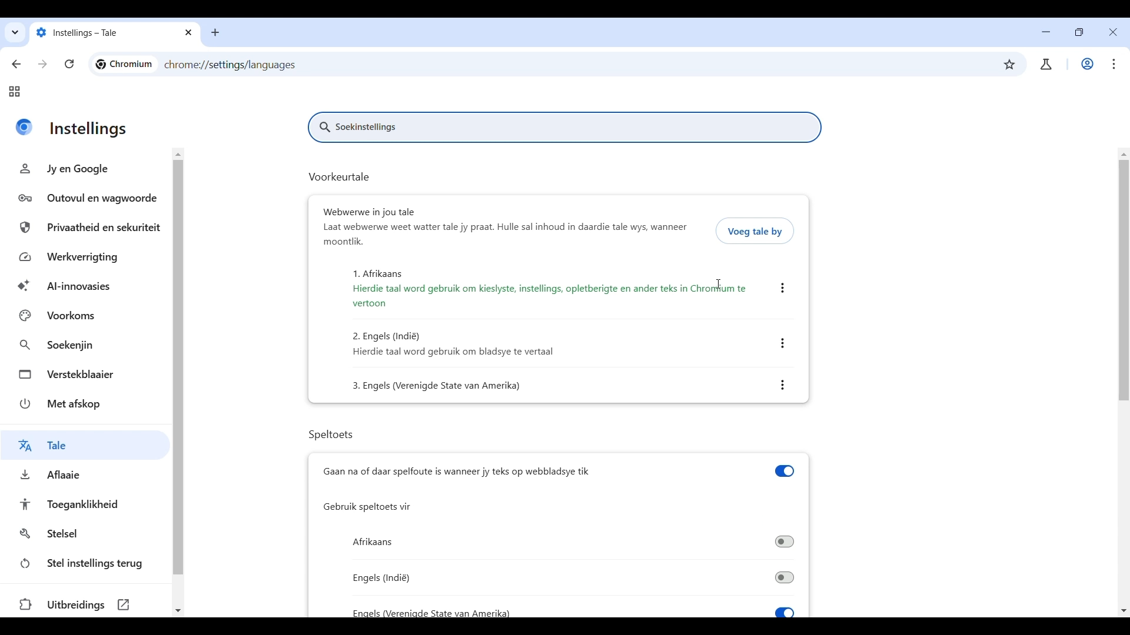 The width and height of the screenshot is (1130, 635). Describe the element at coordinates (93, 229) in the screenshot. I see `Privaatheid en sekuriteit` at that location.